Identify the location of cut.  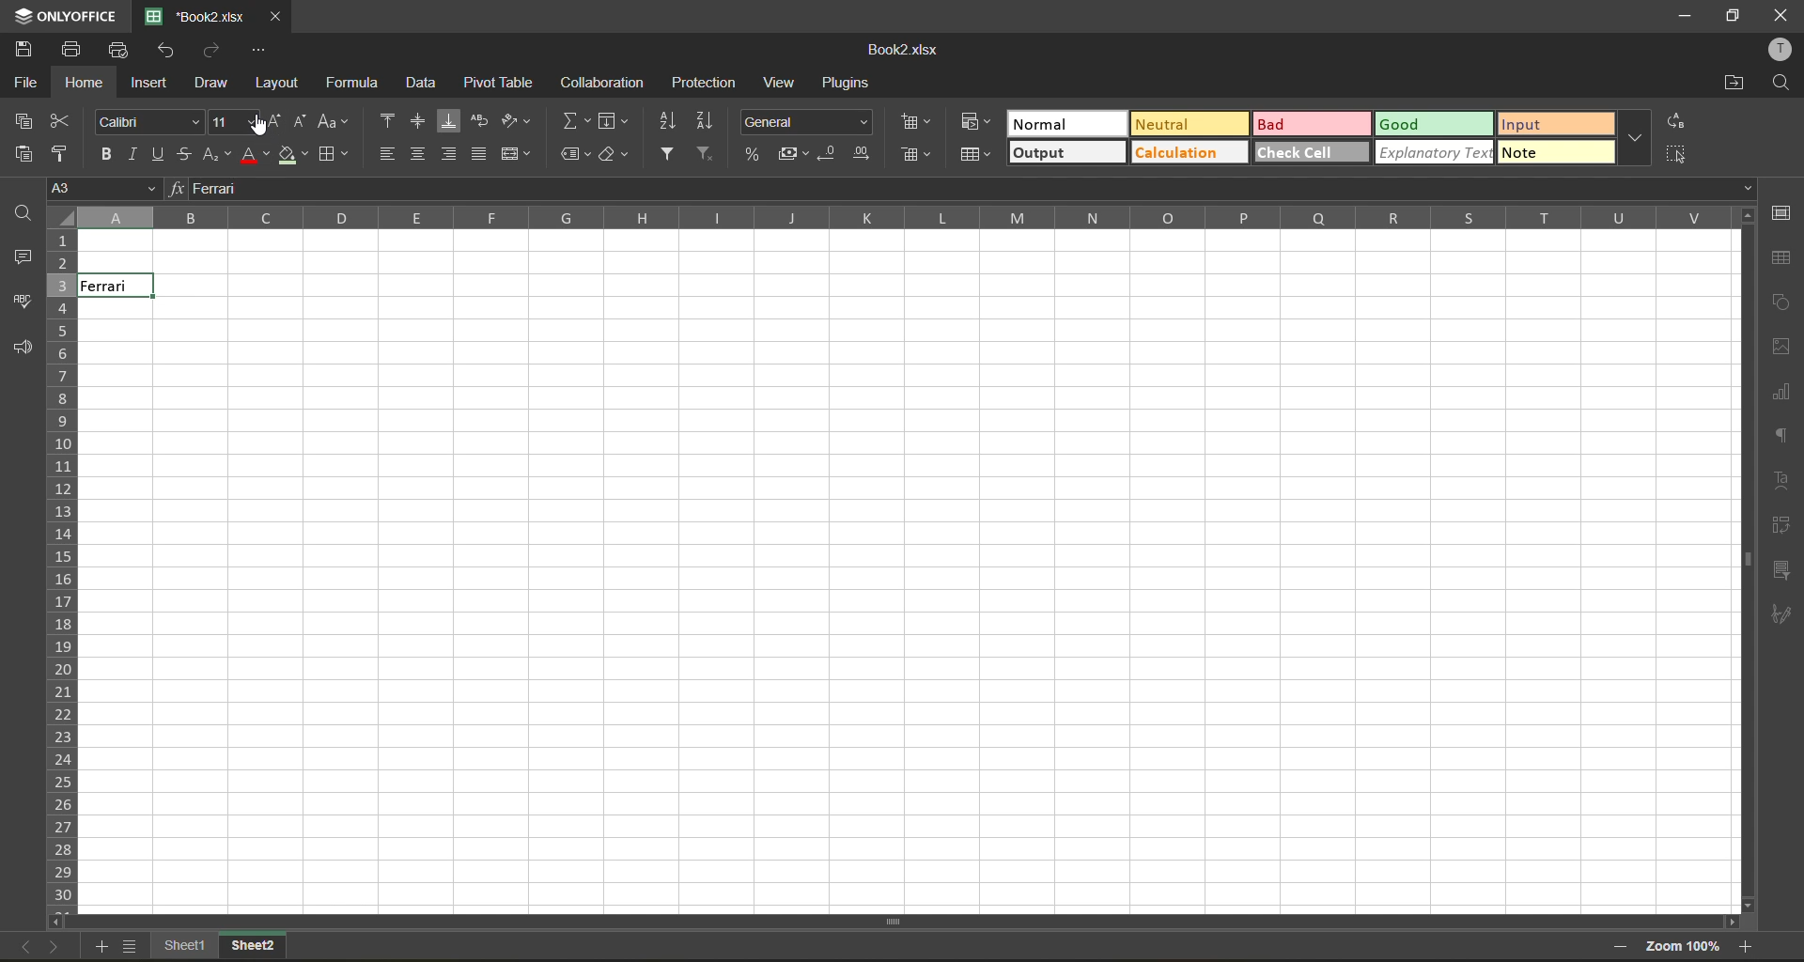
(62, 119).